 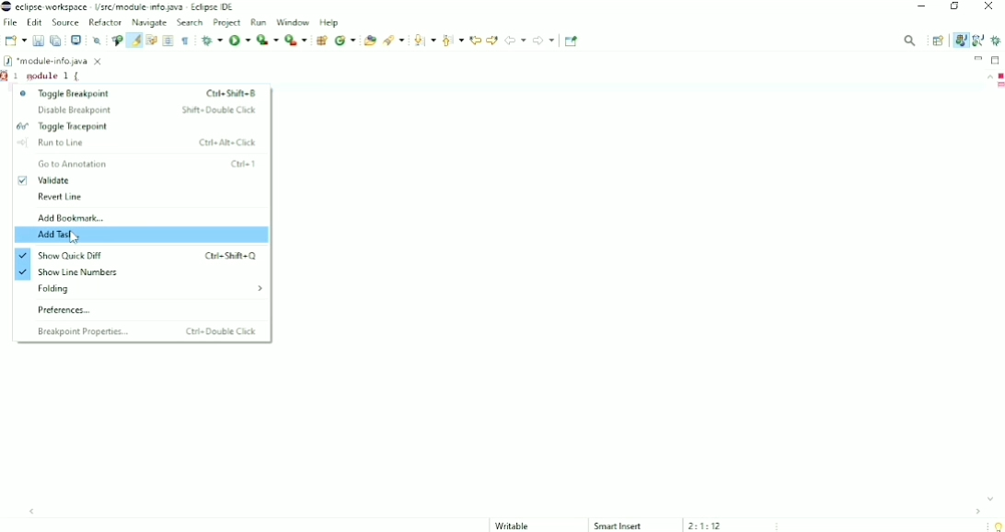 I want to click on Save, so click(x=38, y=40).